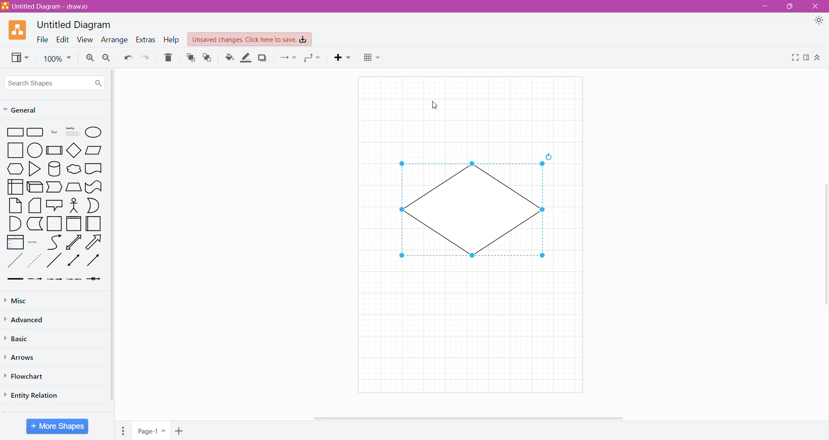 The height and width of the screenshot is (440, 829). What do you see at coordinates (470, 417) in the screenshot?
I see `Horizontal Scroll Bar` at bounding box center [470, 417].